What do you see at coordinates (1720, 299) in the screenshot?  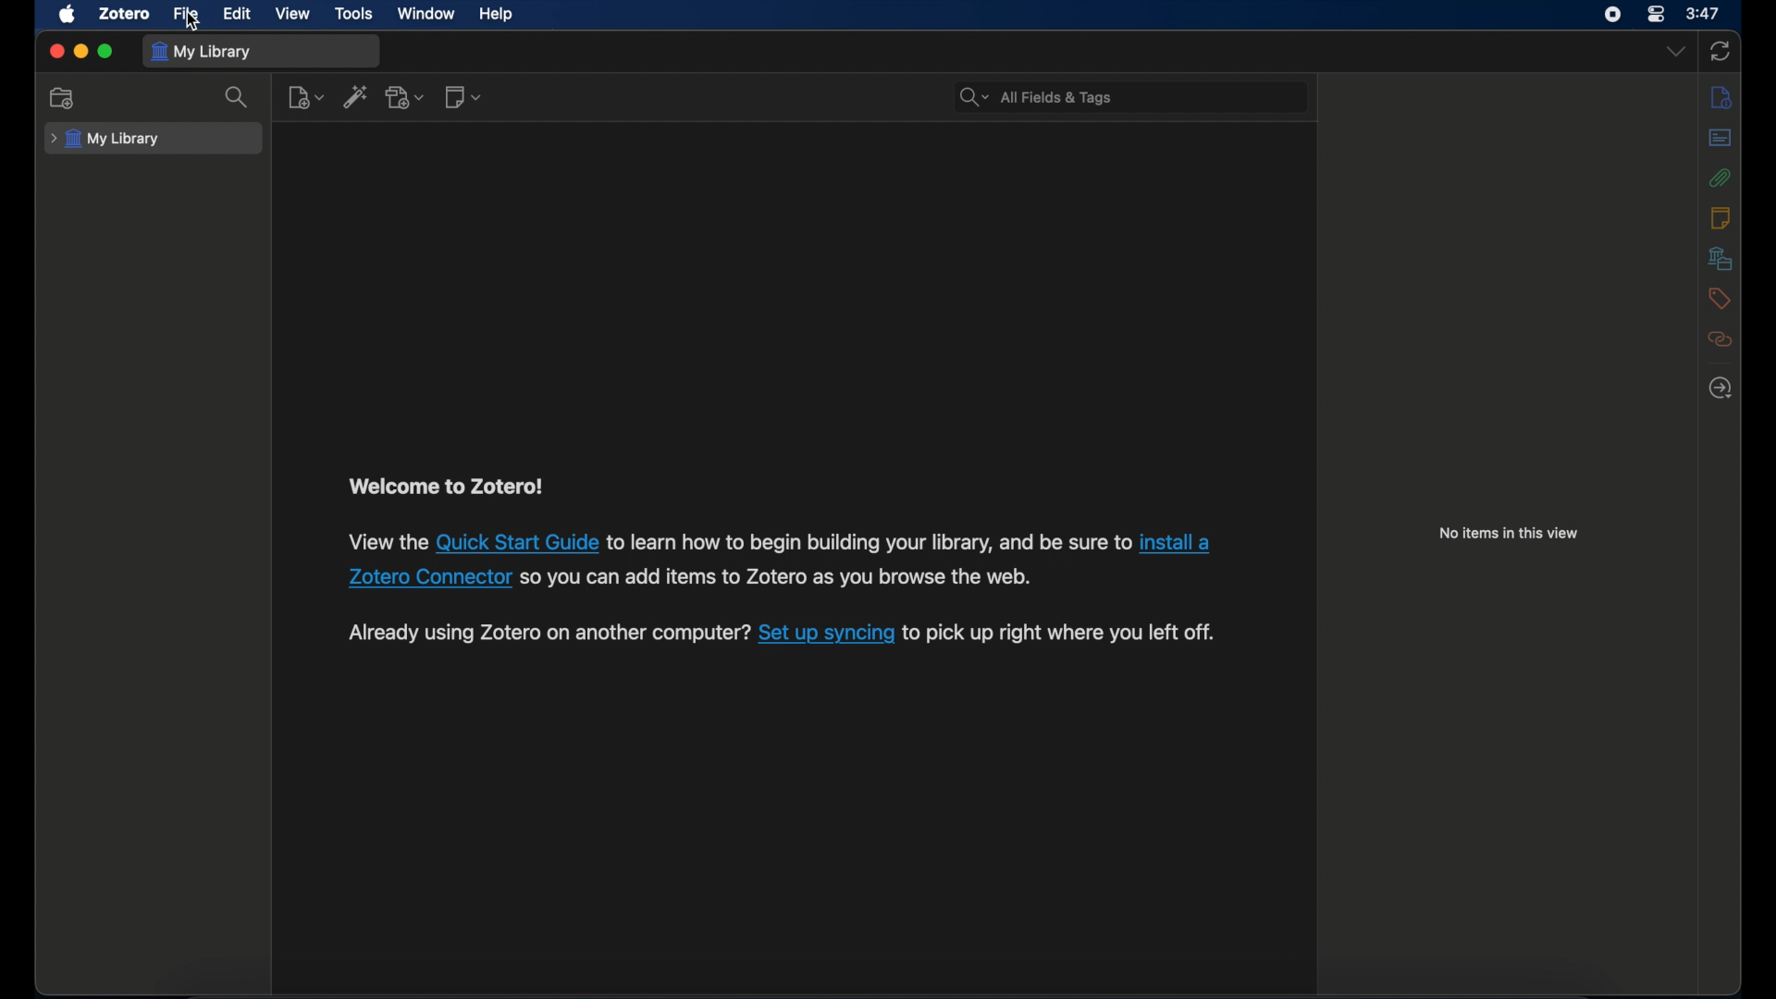 I see `tags` at bounding box center [1720, 299].